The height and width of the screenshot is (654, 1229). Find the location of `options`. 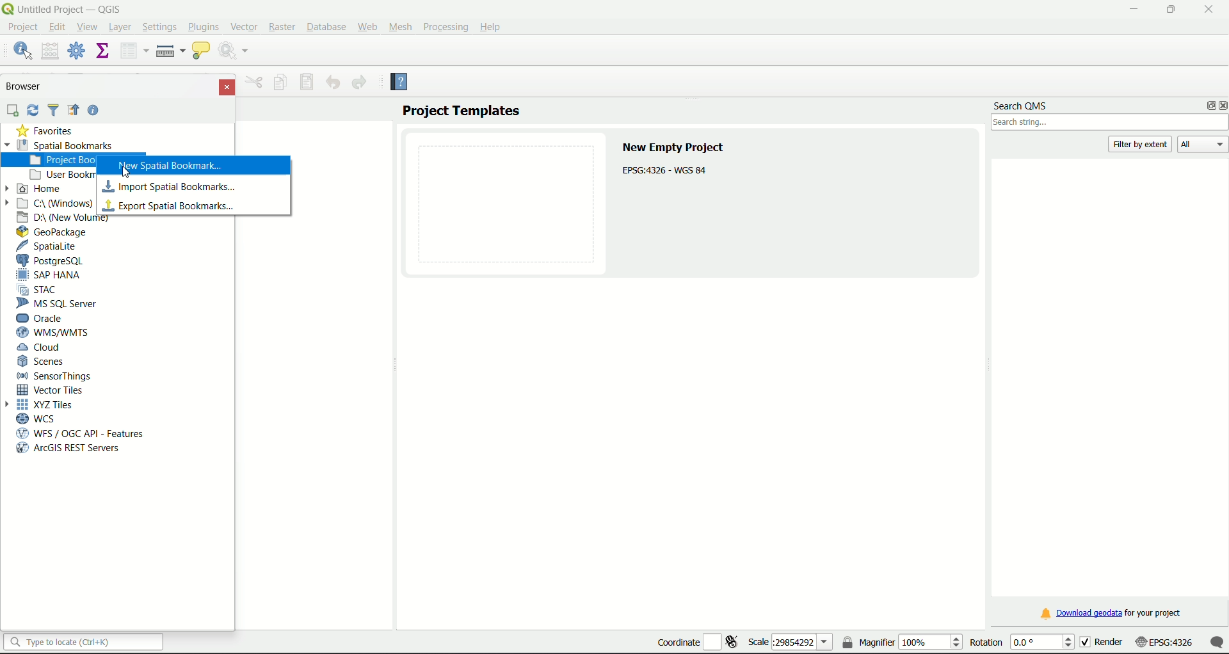

options is located at coordinates (1207, 106).